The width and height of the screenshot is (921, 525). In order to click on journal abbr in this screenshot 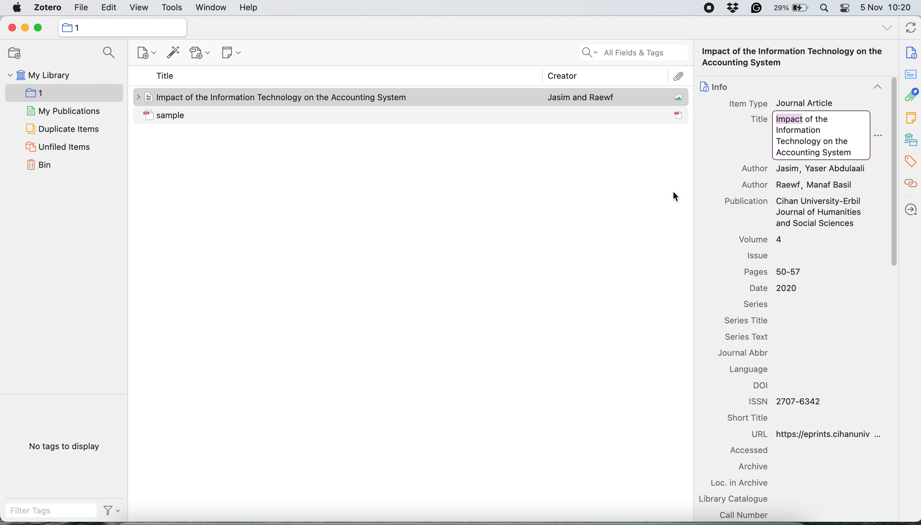, I will do `click(747, 353)`.